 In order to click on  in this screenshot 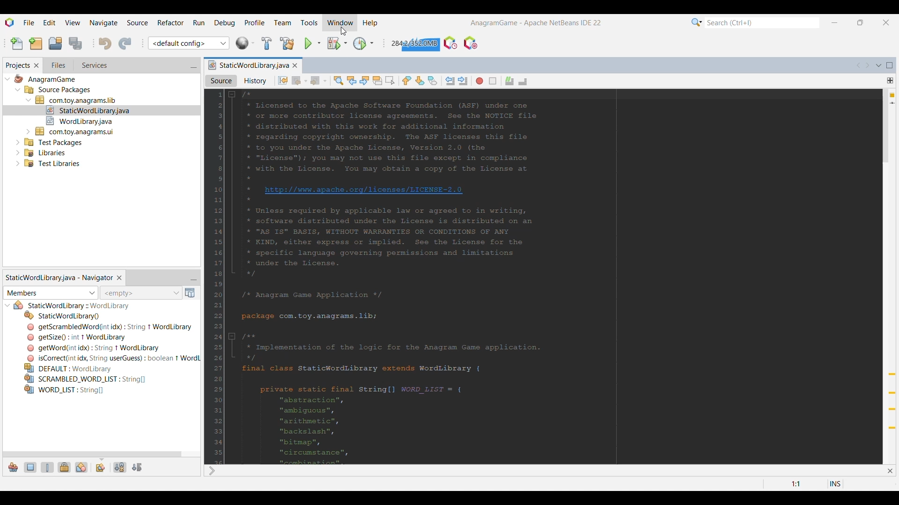, I will do `click(312, 316)`.